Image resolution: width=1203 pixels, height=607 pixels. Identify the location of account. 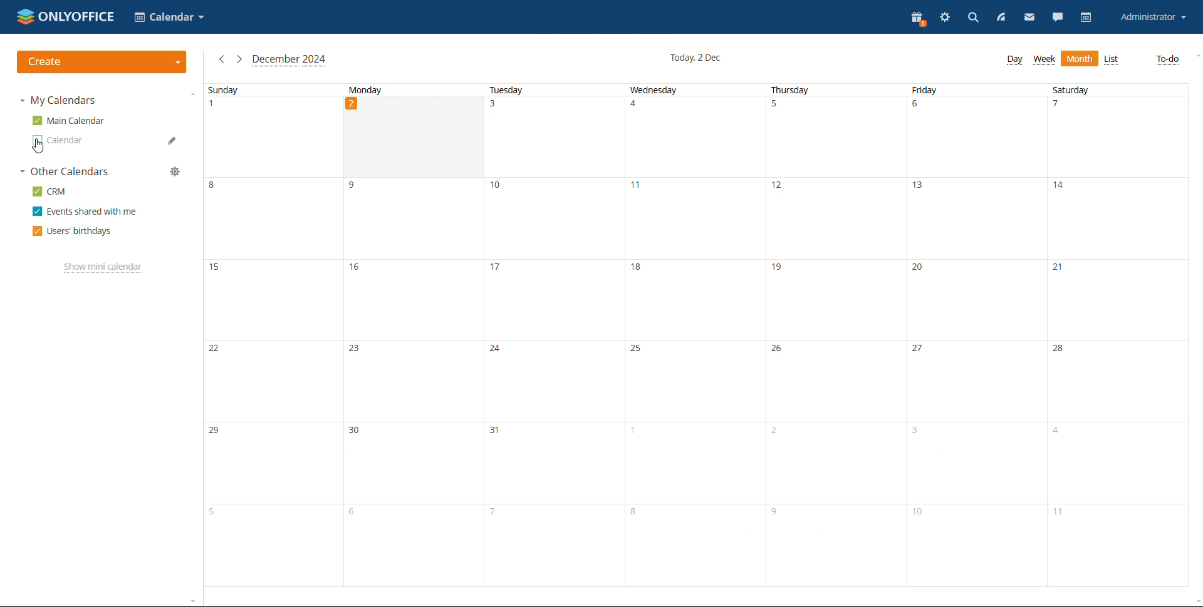
(1150, 18).